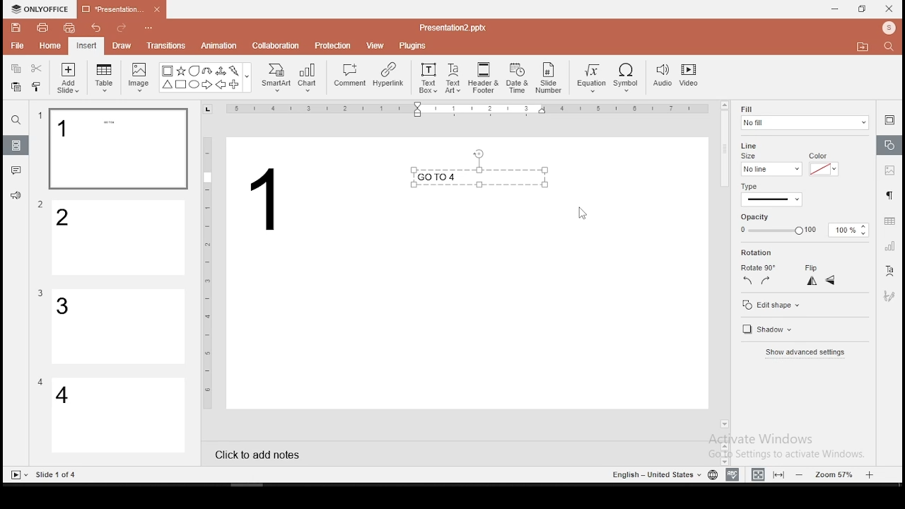  I want to click on slide 3, so click(117, 327).